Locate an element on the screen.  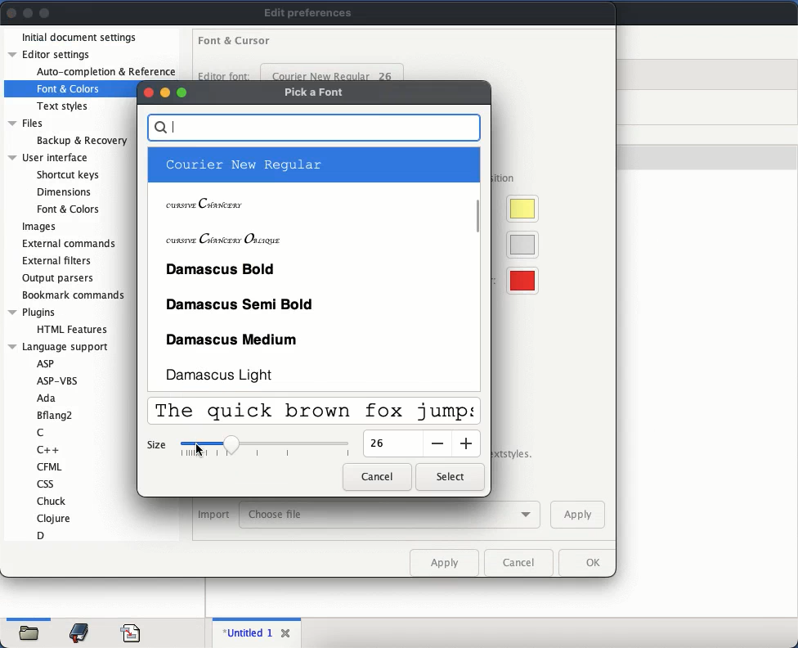
initial document settings is located at coordinates (80, 37).